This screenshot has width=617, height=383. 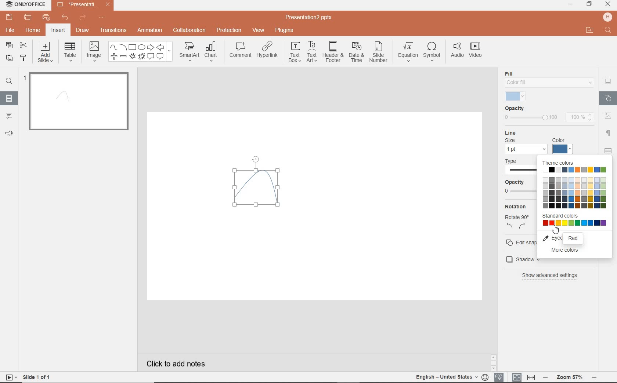 What do you see at coordinates (83, 18) in the screenshot?
I see `REDO` at bounding box center [83, 18].